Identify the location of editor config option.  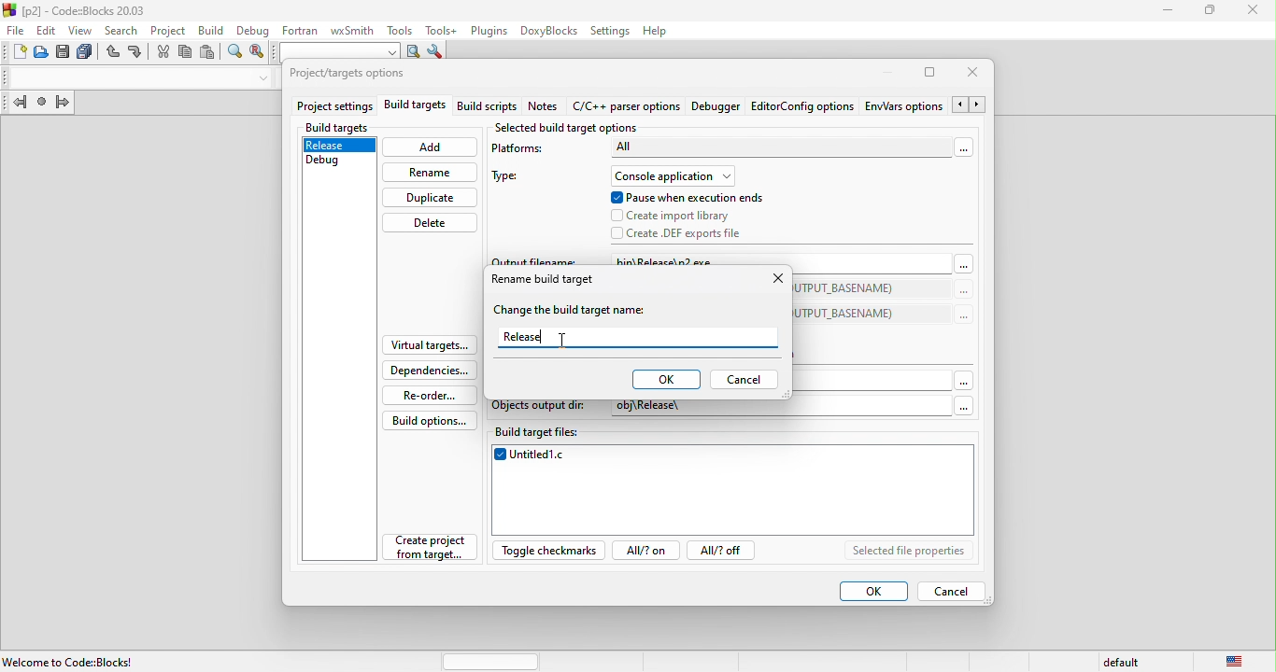
(801, 106).